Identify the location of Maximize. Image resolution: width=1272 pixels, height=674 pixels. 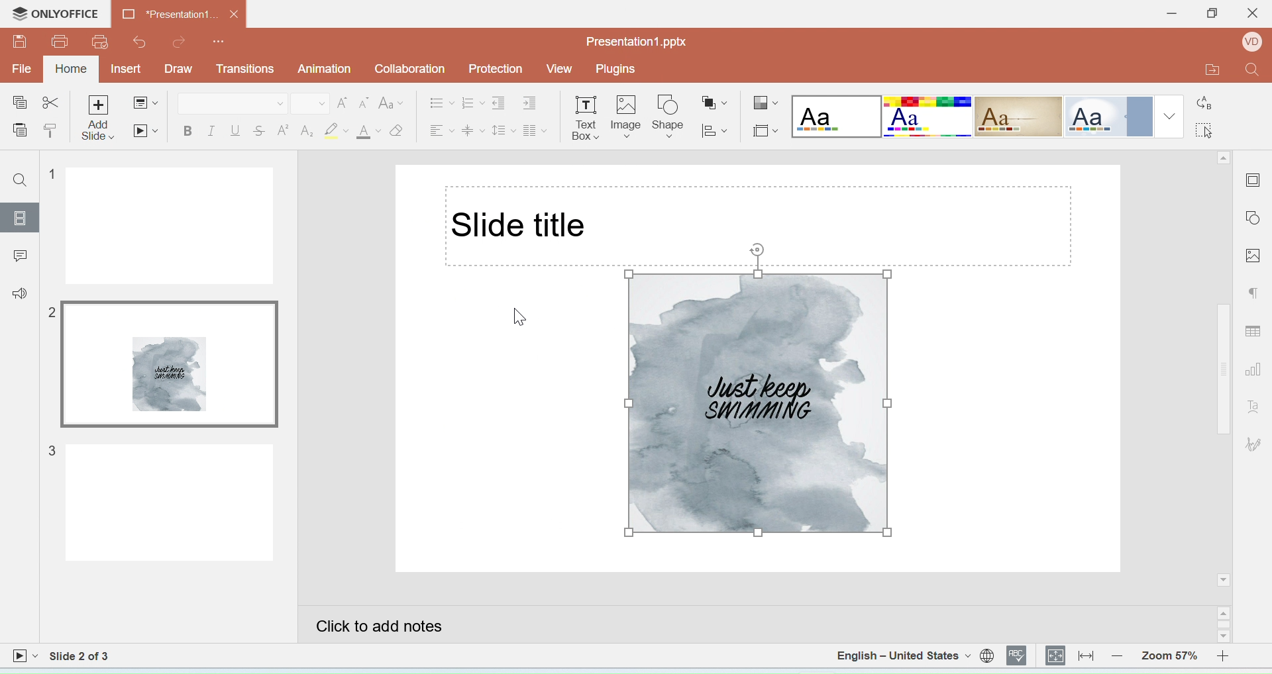
(1211, 15).